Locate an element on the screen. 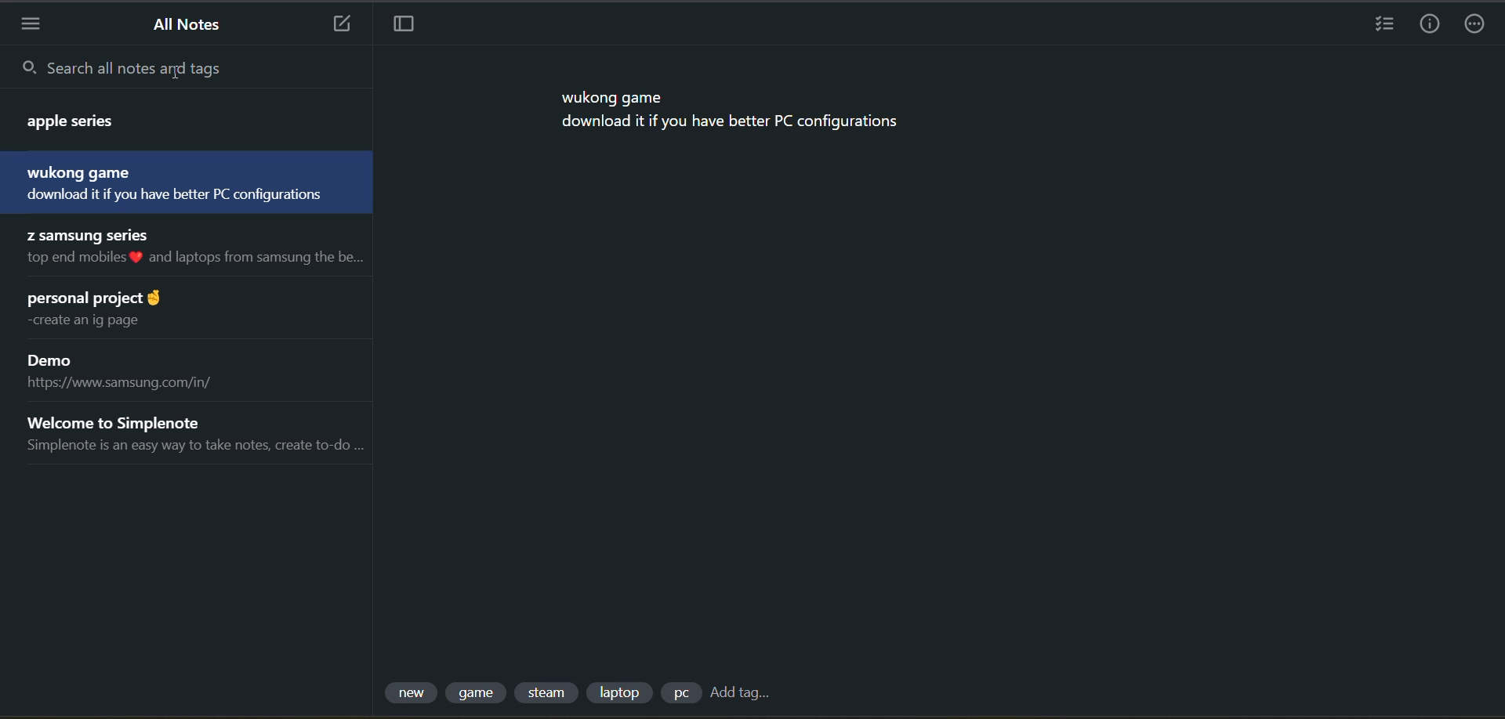  all notes is located at coordinates (190, 27).